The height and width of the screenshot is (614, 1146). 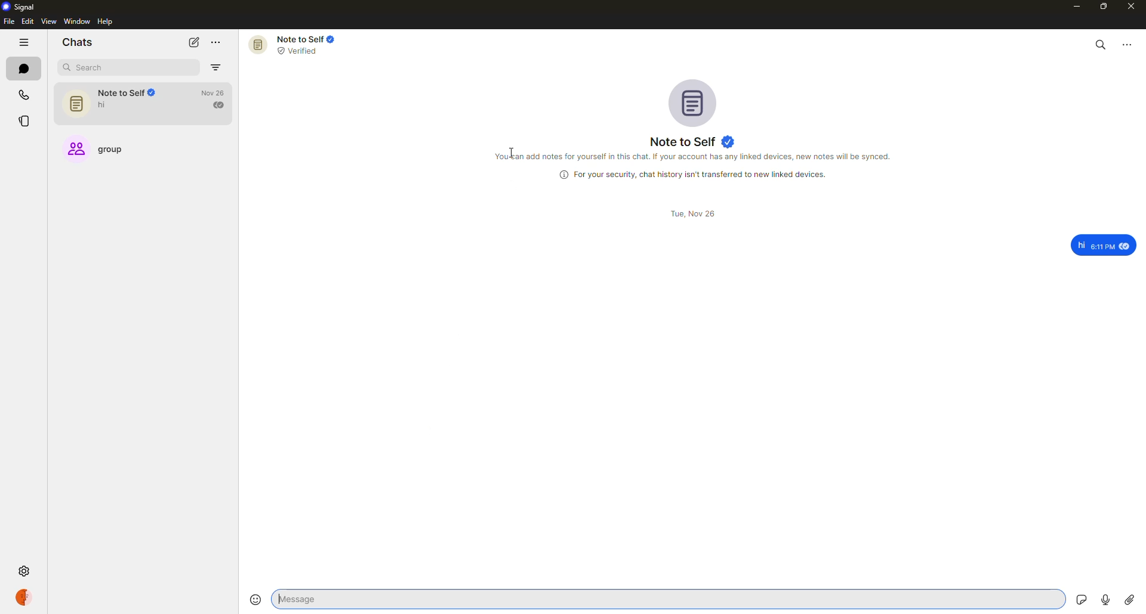 What do you see at coordinates (110, 67) in the screenshot?
I see `search` at bounding box center [110, 67].